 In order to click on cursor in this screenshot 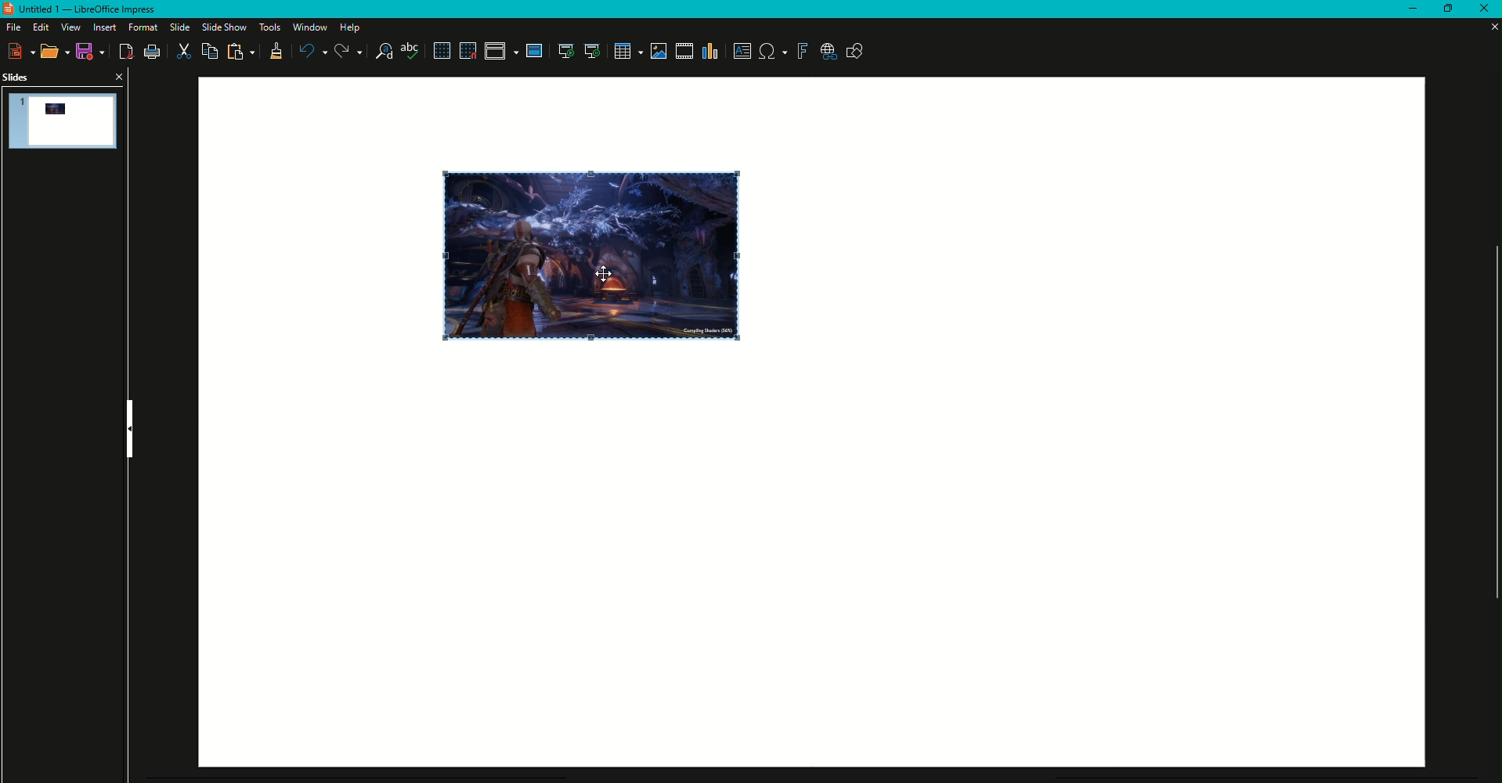, I will do `click(607, 274)`.